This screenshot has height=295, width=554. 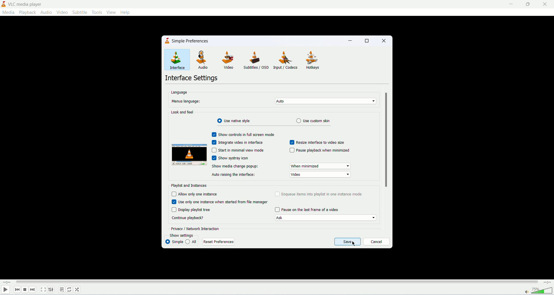 I want to click on subtitle, so click(x=81, y=12).